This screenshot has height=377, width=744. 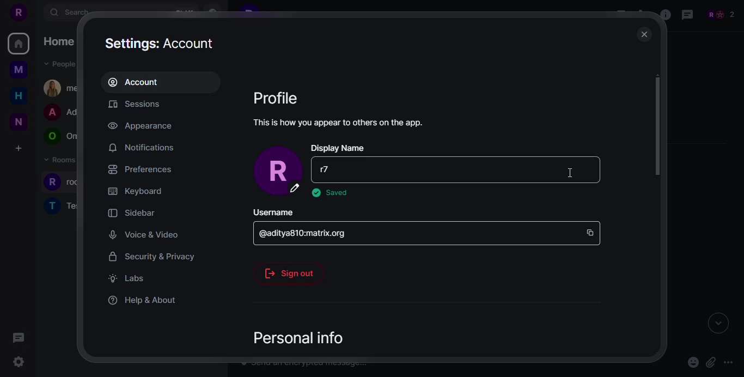 I want to click on Profile
This is how you appear to others on the app., so click(x=351, y=112).